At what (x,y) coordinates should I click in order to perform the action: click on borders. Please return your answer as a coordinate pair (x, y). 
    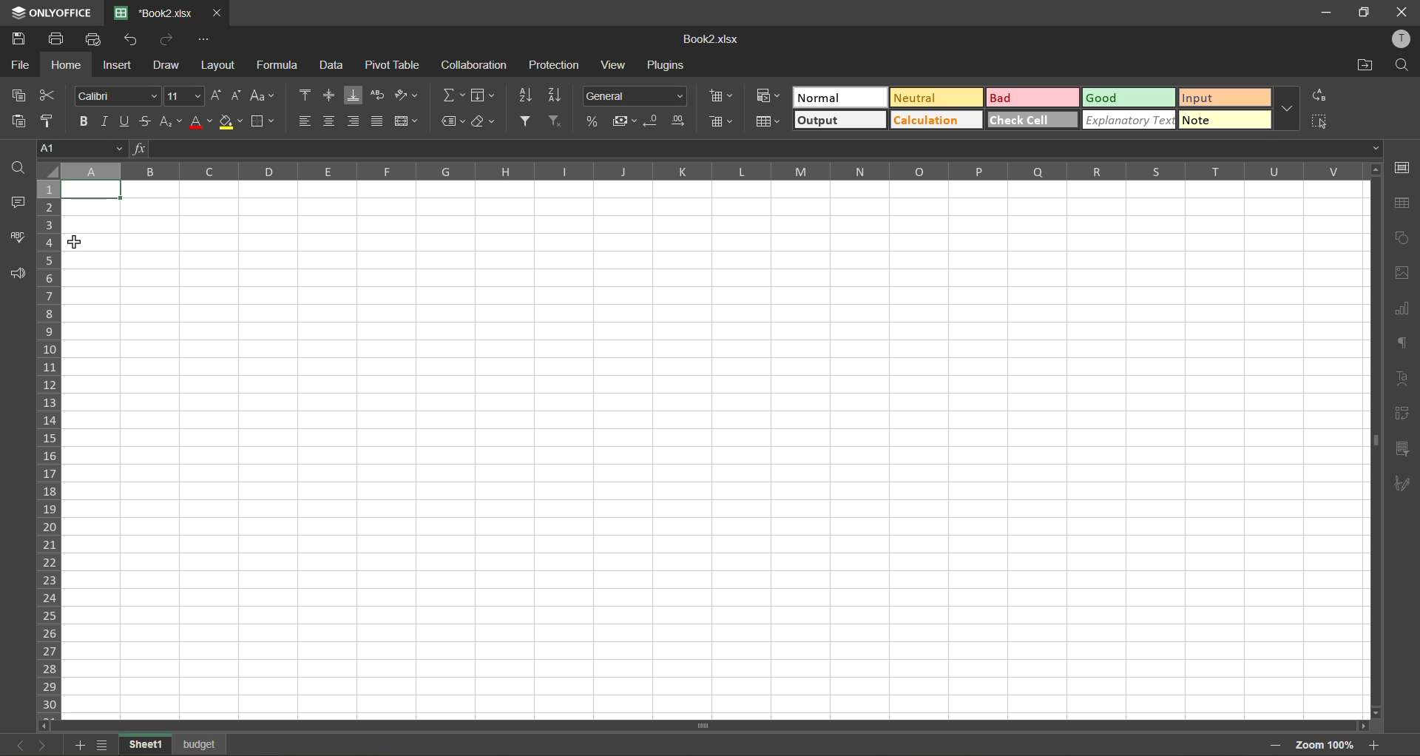
    Looking at the image, I should click on (267, 122).